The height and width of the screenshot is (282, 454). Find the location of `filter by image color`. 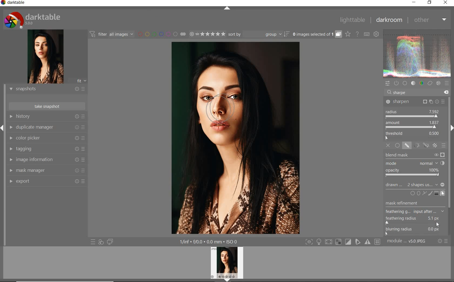

filter by image color is located at coordinates (162, 34).